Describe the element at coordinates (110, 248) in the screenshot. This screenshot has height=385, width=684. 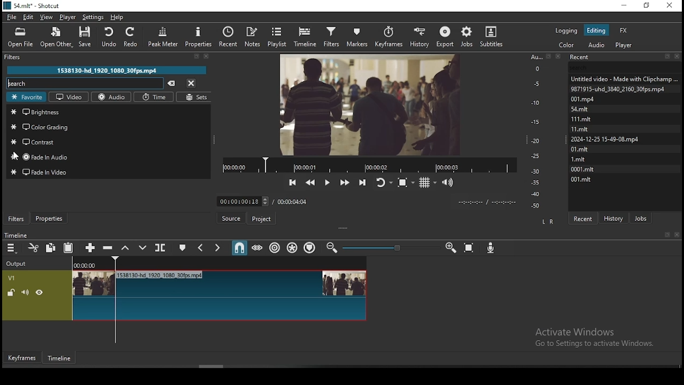
I see `ripple delete` at that location.